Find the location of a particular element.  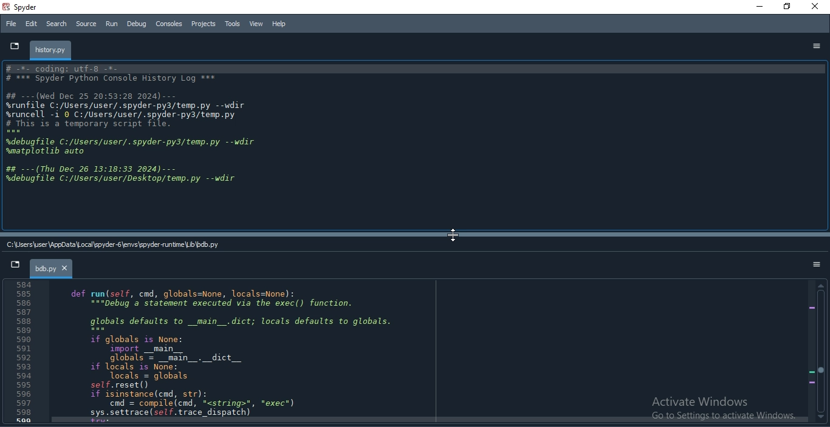

C:\Users\user \AppData | ocal \spyder-6 \envs\spyder runtime \Lib\bdb.py is located at coordinates (117, 246).